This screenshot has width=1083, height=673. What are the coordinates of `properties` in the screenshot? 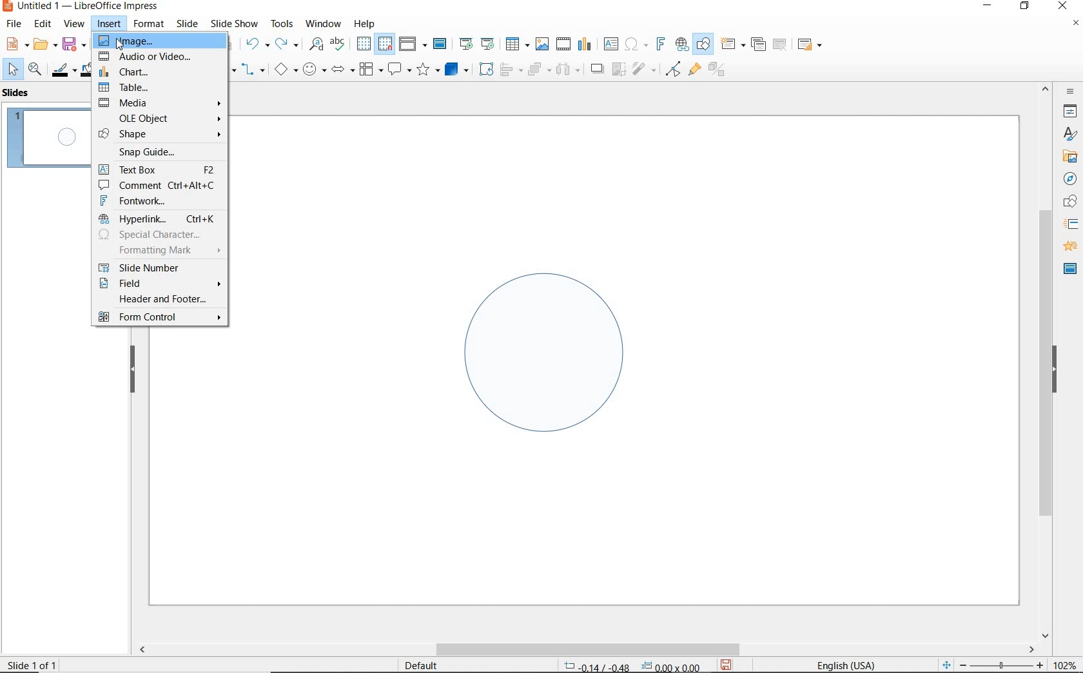 It's located at (1069, 111).